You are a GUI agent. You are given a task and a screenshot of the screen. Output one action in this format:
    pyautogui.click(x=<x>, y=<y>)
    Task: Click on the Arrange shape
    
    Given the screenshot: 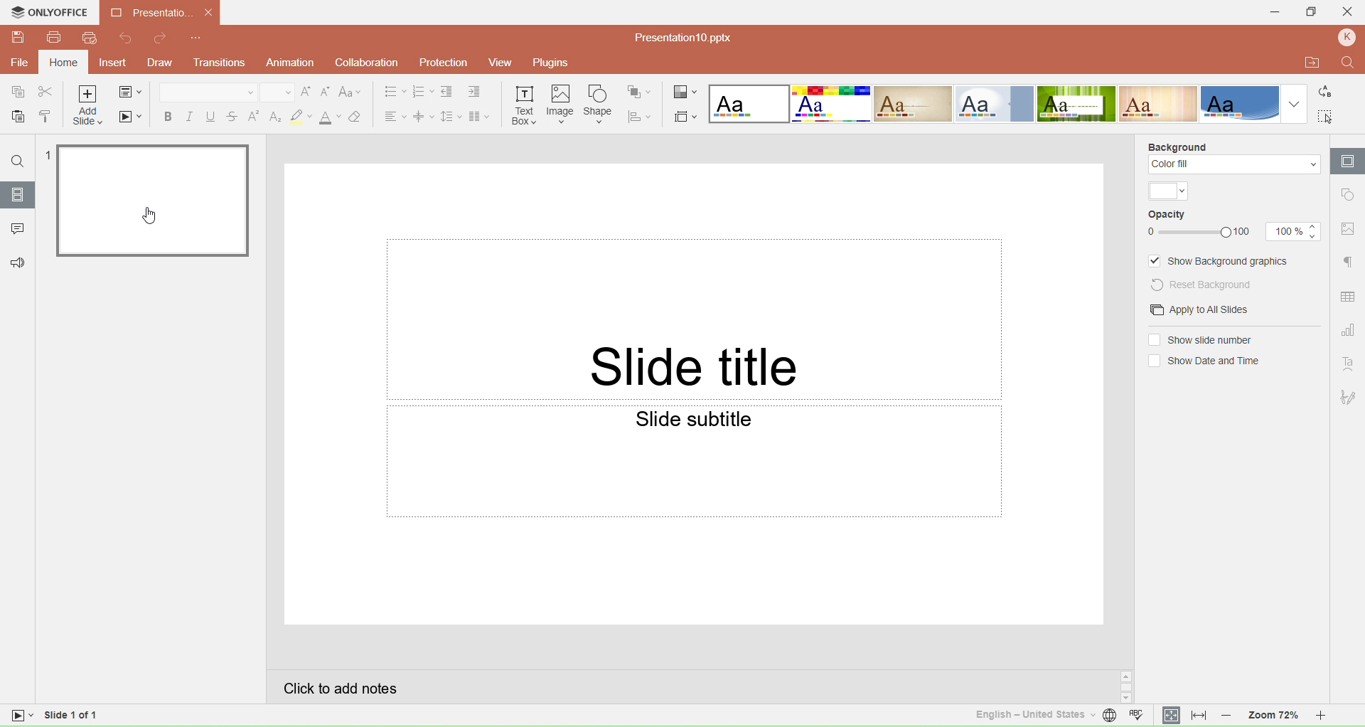 What is the action you would take?
    pyautogui.click(x=641, y=90)
    